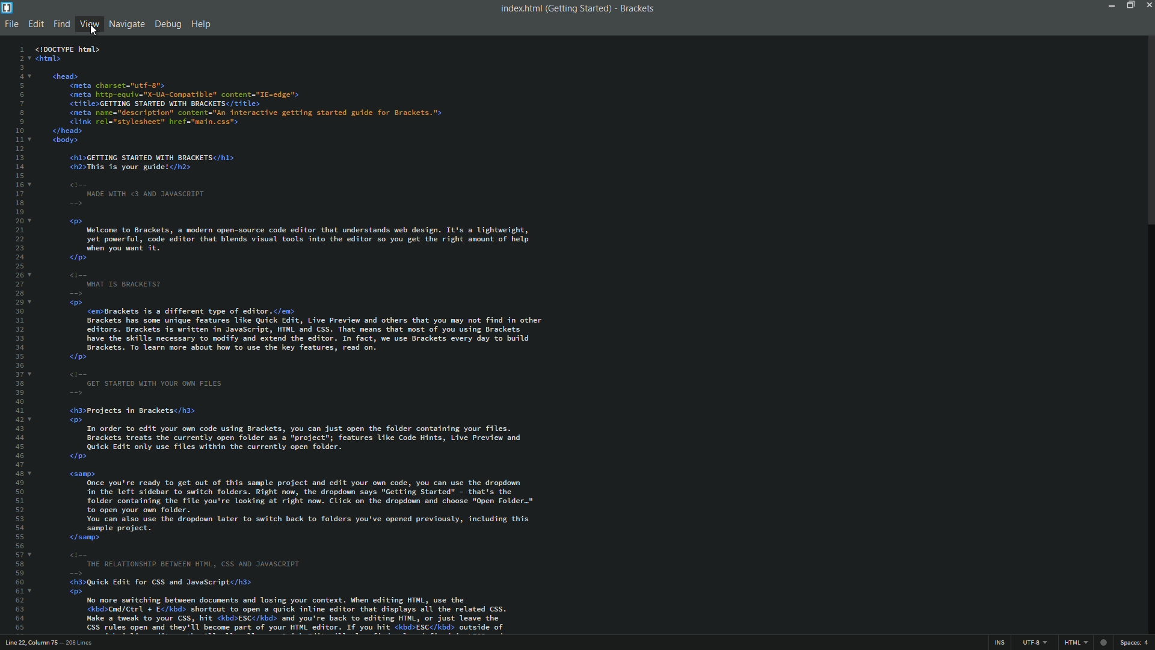 Image resolution: width=1155 pixels, height=650 pixels. Describe the element at coordinates (127, 24) in the screenshot. I see `navigate` at that location.